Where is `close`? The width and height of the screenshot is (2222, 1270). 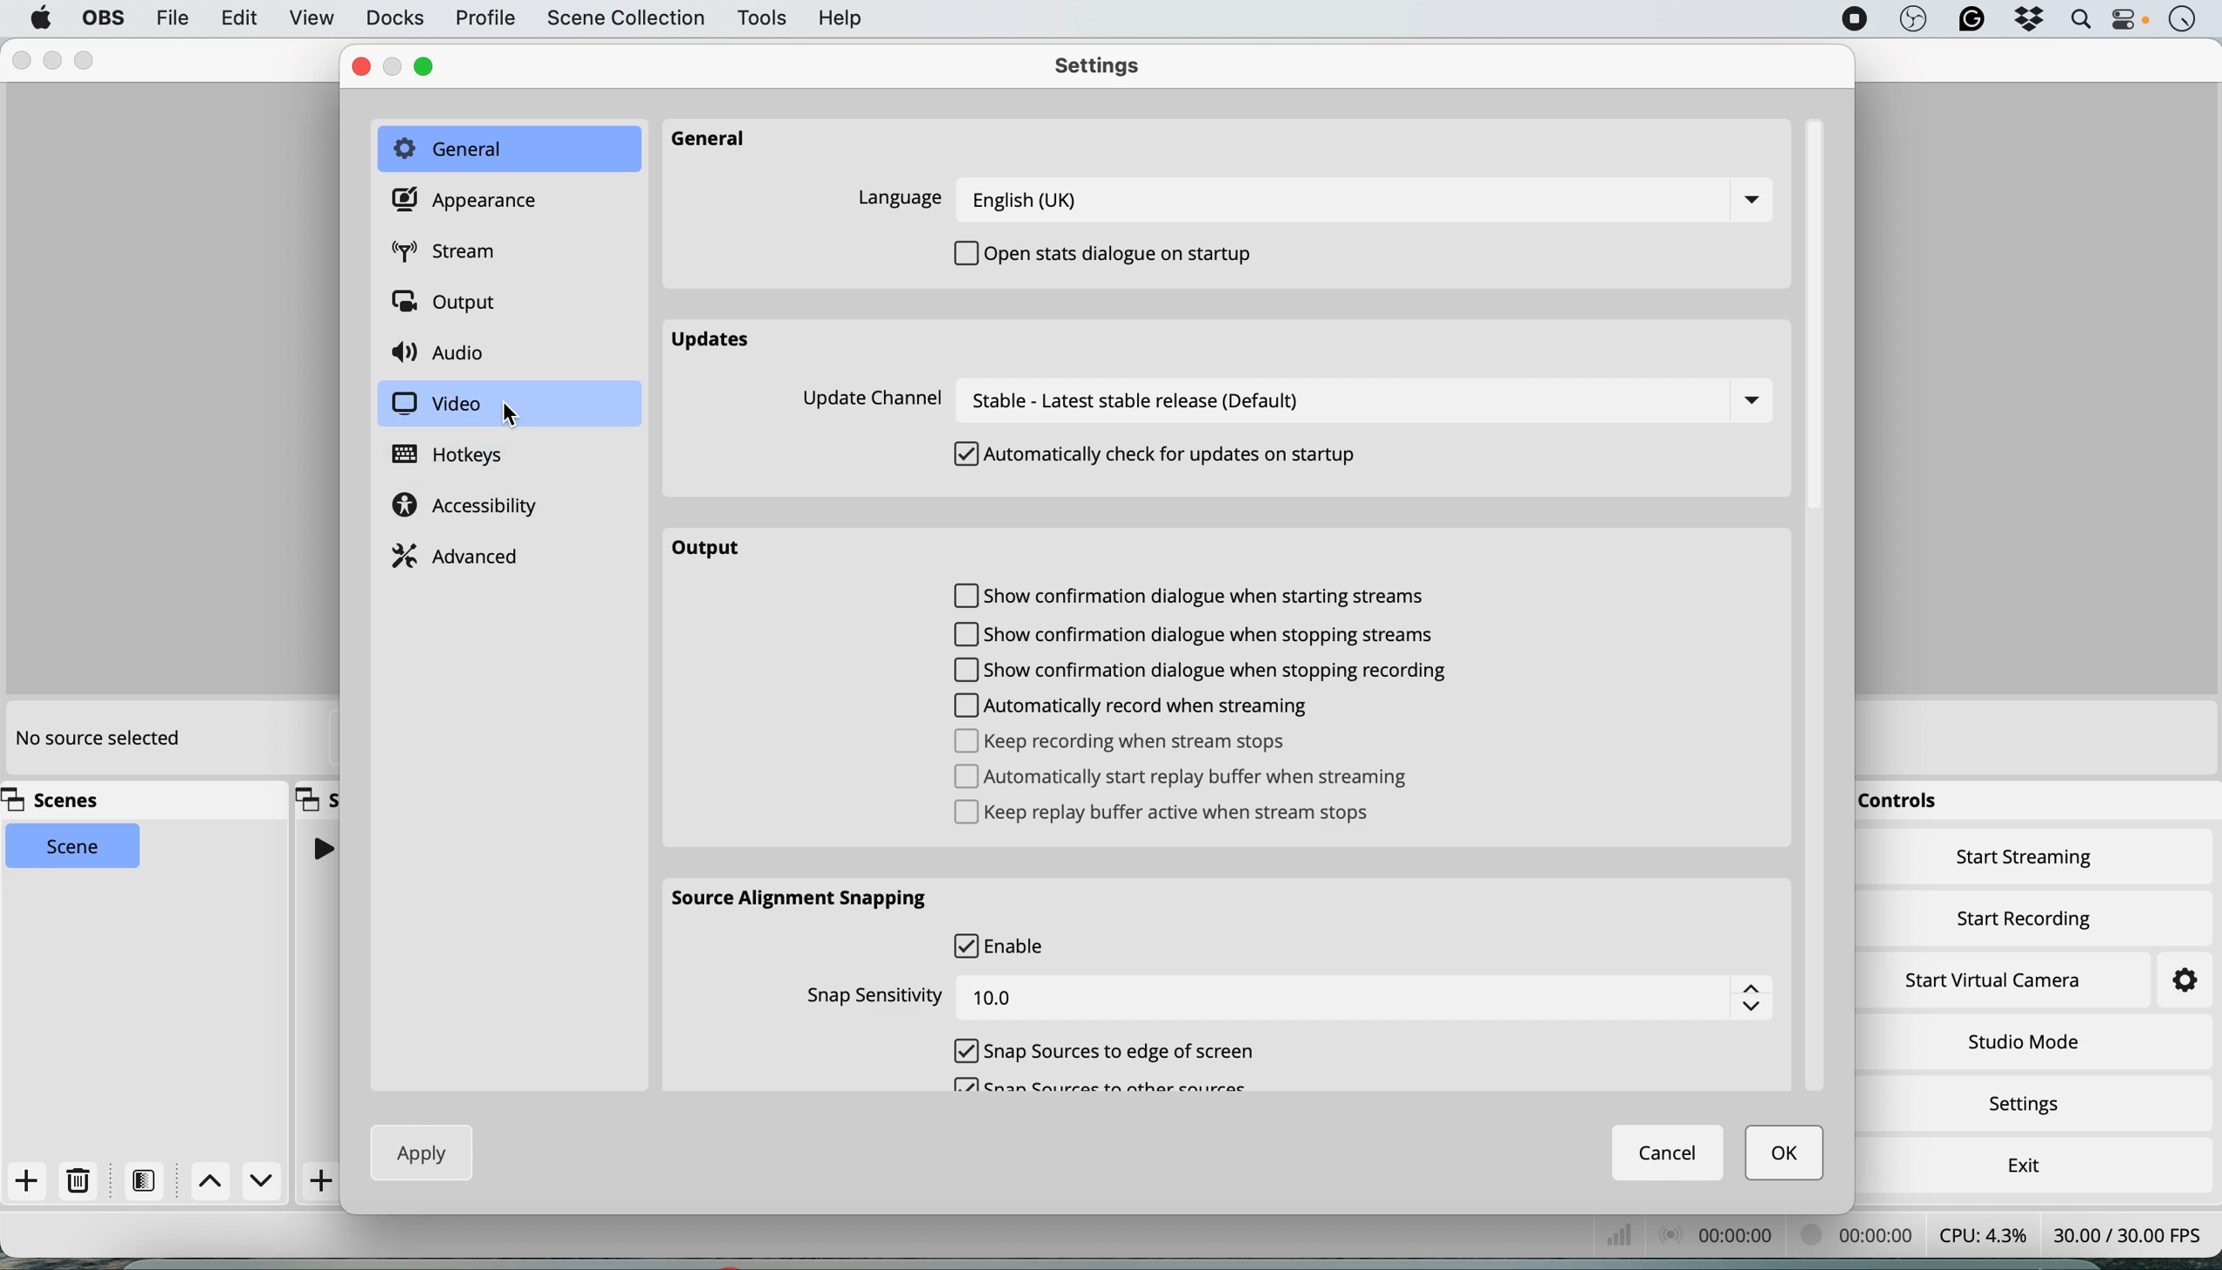
close is located at coordinates (18, 61).